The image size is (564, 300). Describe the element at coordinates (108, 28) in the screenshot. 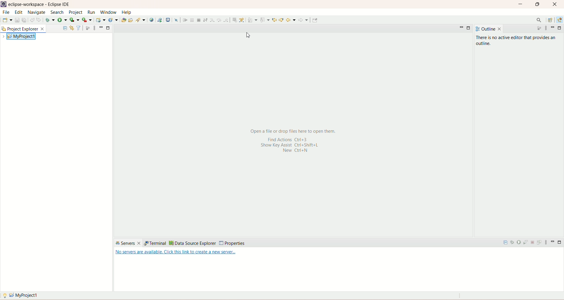

I see `minimize` at that location.